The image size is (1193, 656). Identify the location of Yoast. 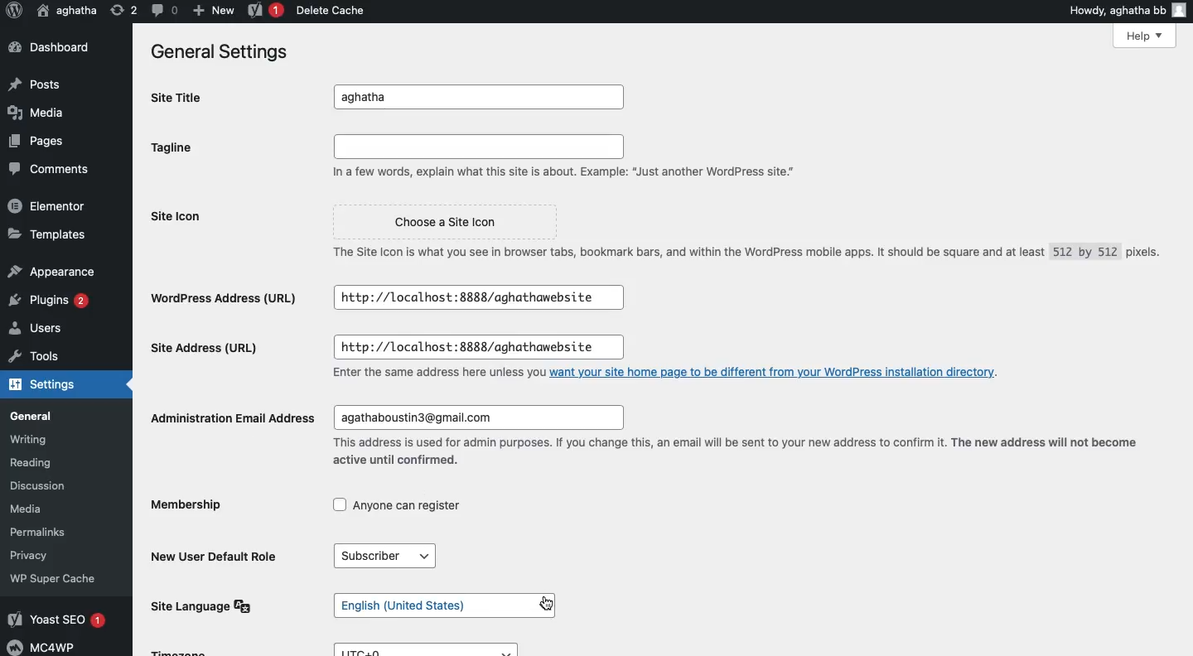
(266, 9).